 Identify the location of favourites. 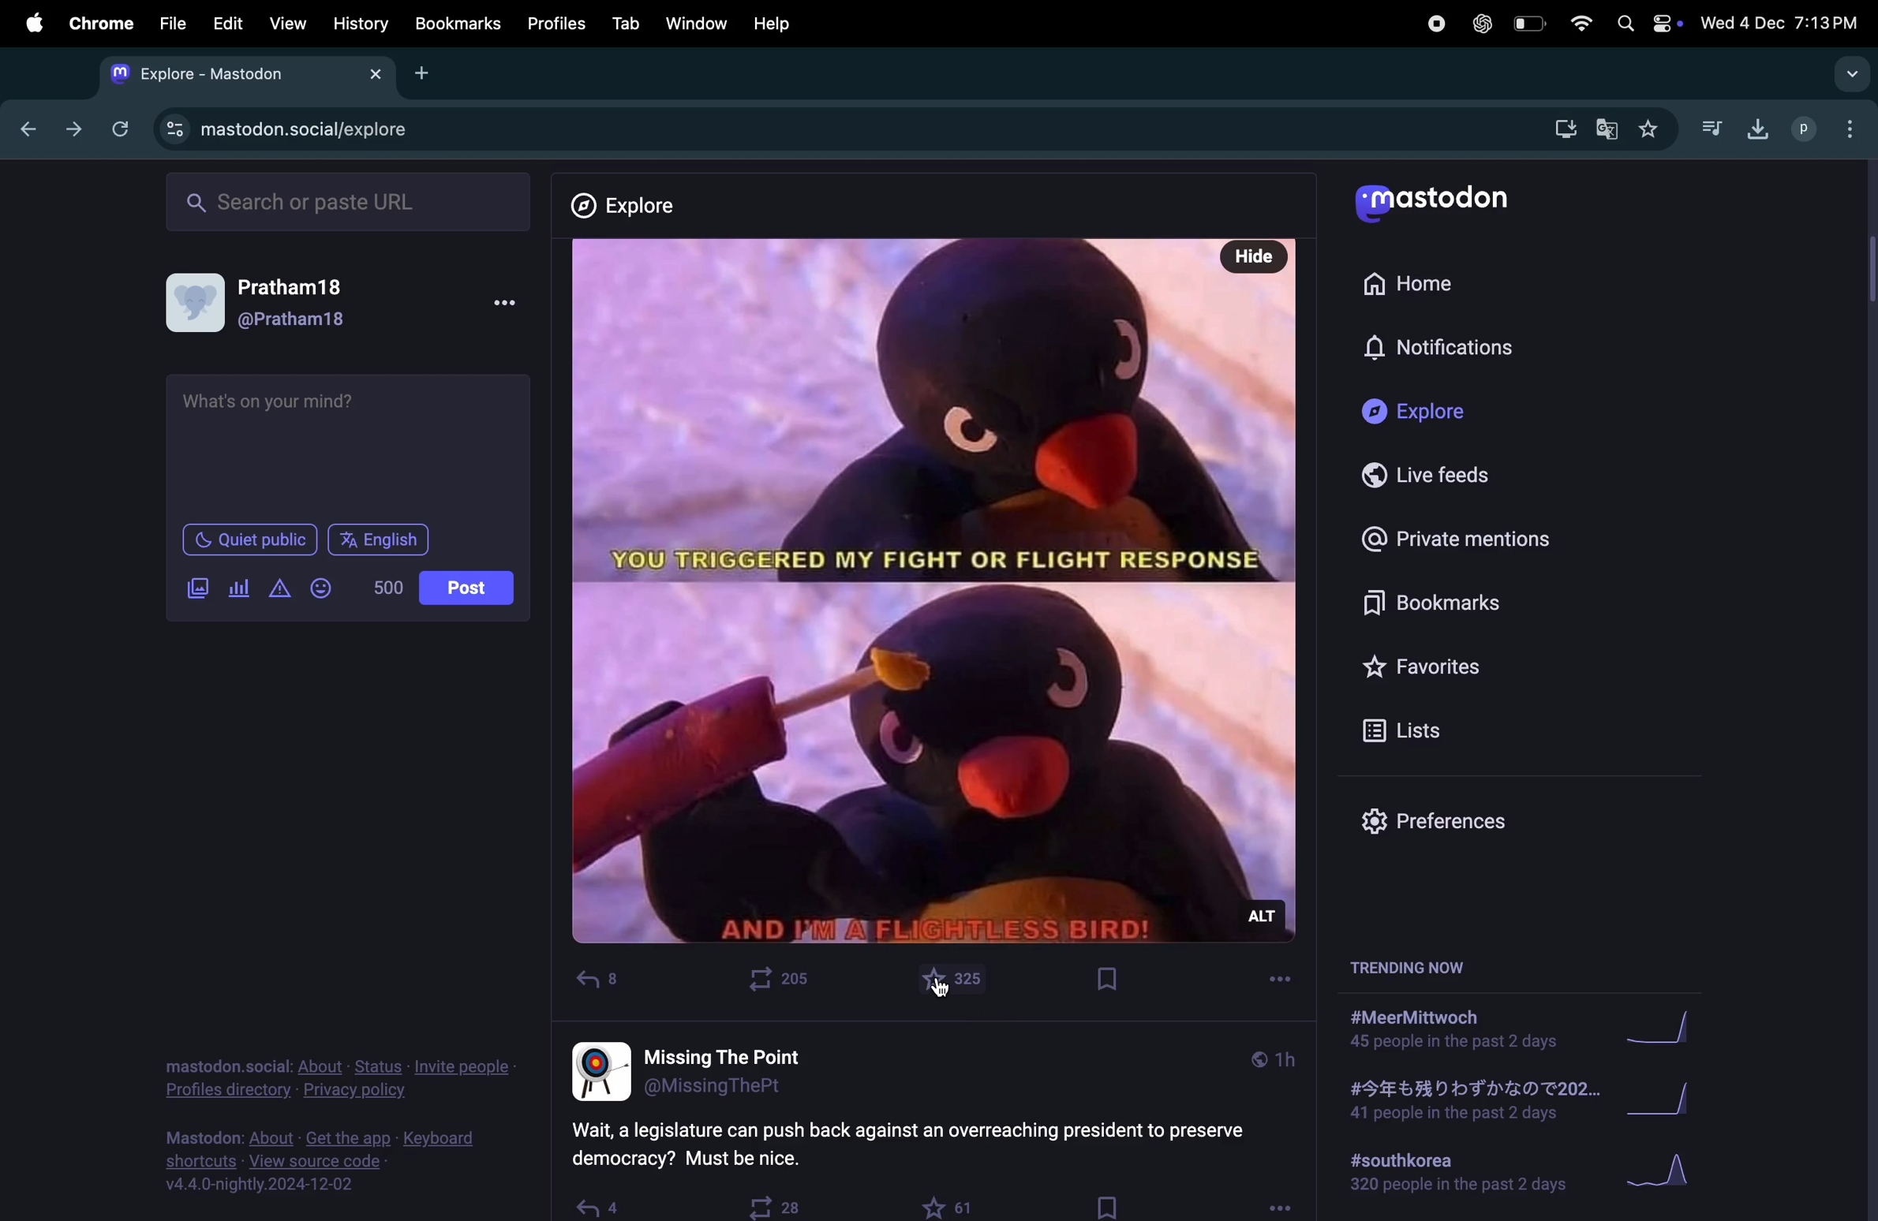
(1446, 666).